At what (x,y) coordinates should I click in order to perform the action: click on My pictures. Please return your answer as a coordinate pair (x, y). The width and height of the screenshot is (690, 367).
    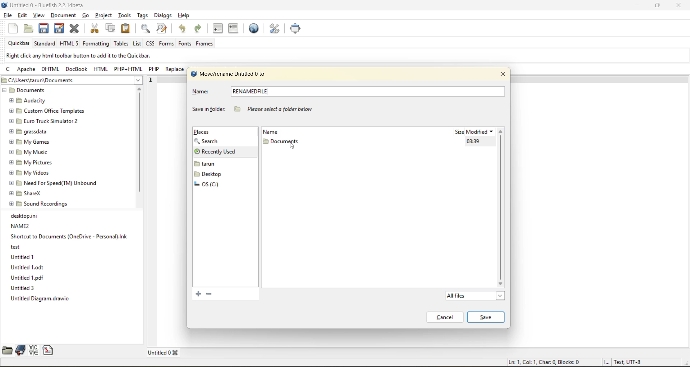
    Looking at the image, I should click on (29, 163).